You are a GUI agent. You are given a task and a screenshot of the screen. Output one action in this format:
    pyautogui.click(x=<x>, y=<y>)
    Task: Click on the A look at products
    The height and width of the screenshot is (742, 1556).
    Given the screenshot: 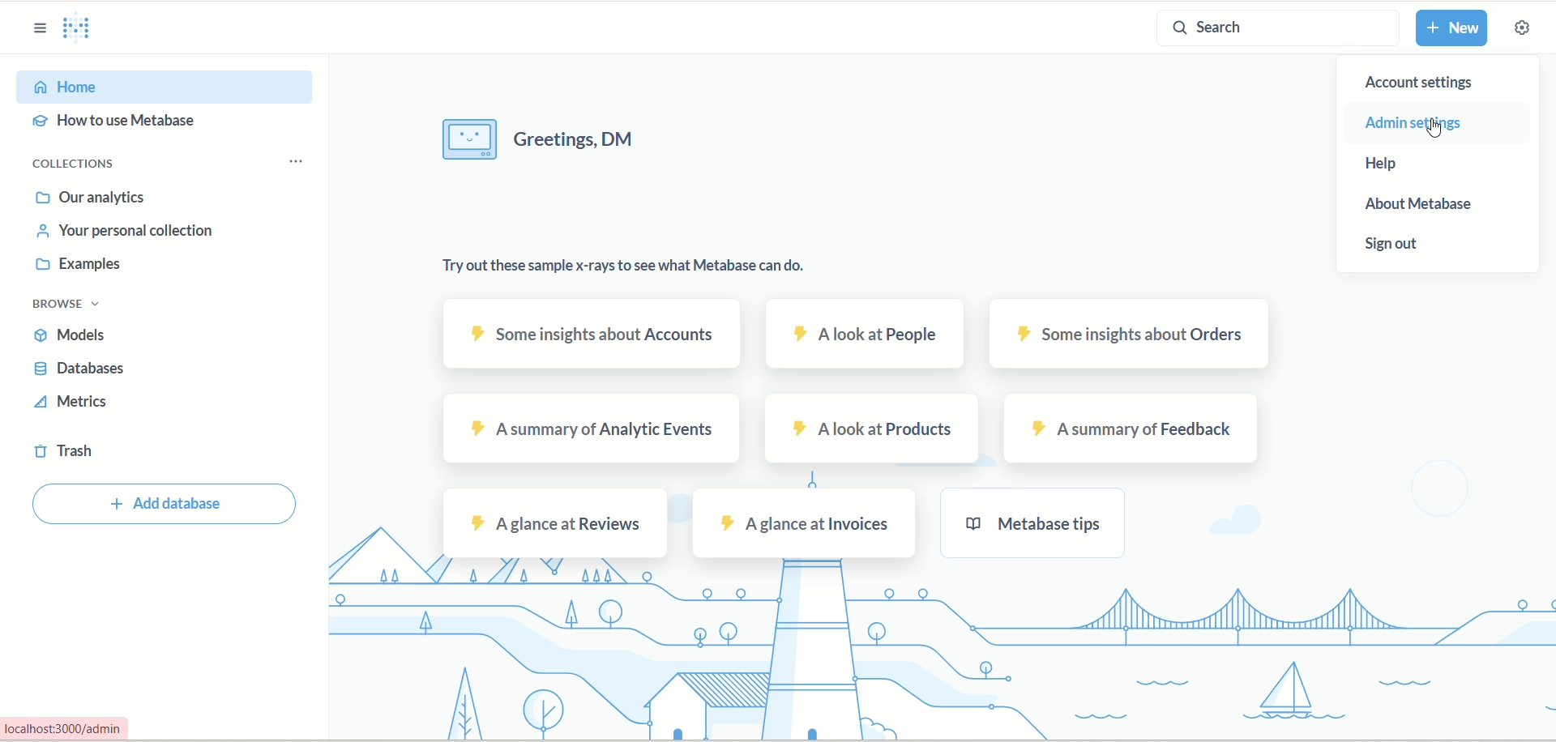 What is the action you would take?
    pyautogui.click(x=874, y=430)
    